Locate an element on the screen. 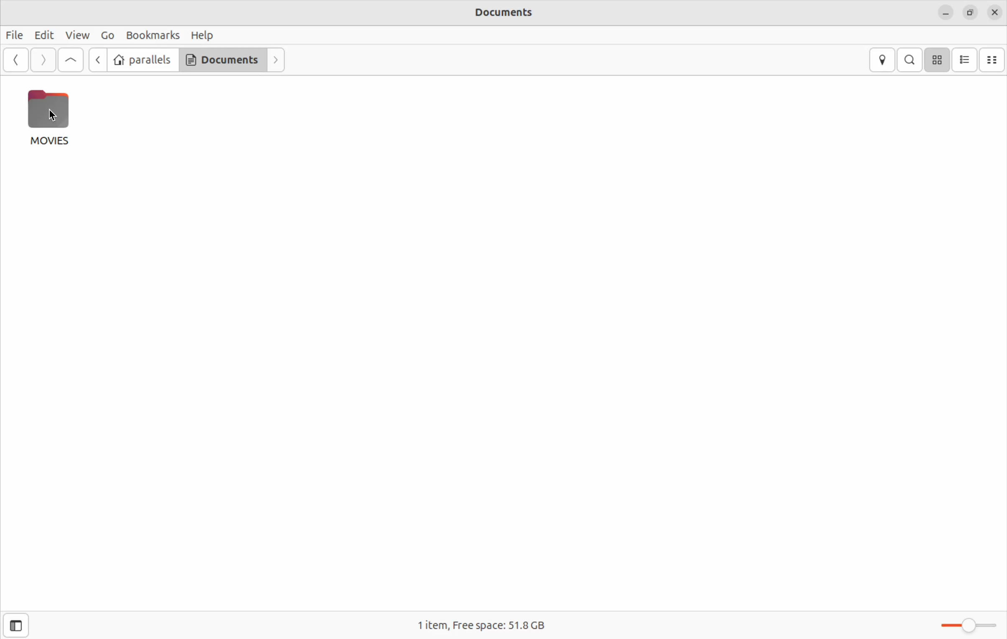 The width and height of the screenshot is (1007, 639). MOVIES is located at coordinates (54, 118).